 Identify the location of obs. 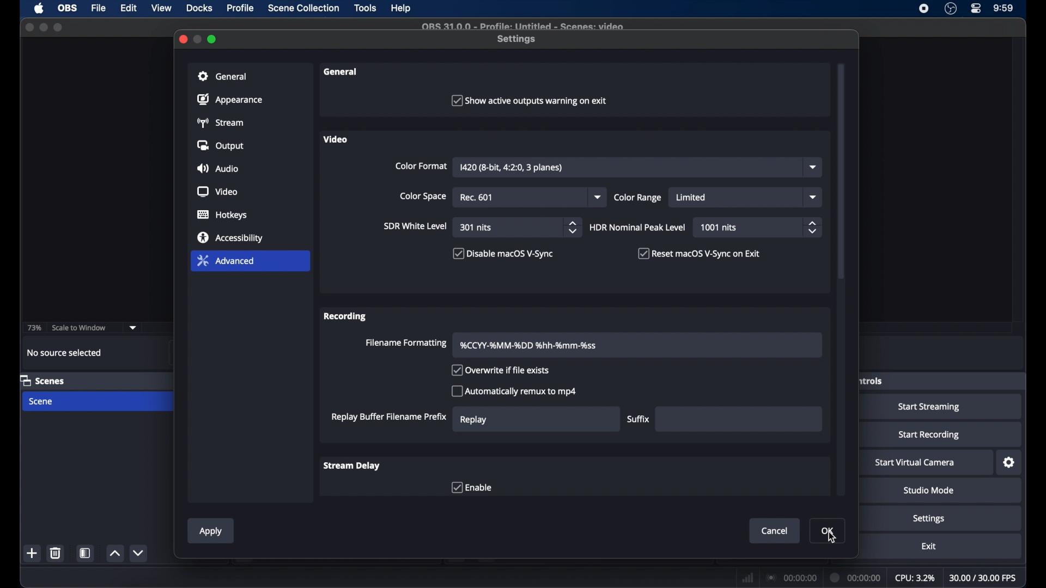
(66, 8).